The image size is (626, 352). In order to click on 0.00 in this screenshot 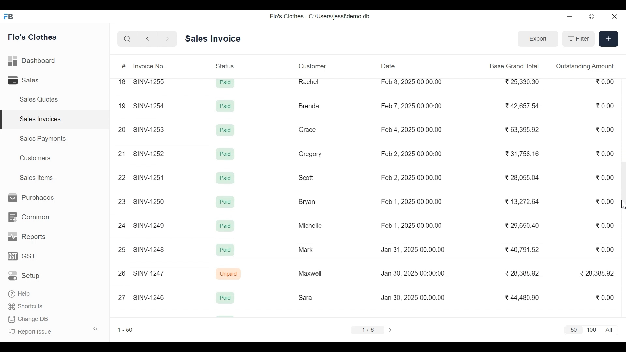, I will do `click(606, 178)`.